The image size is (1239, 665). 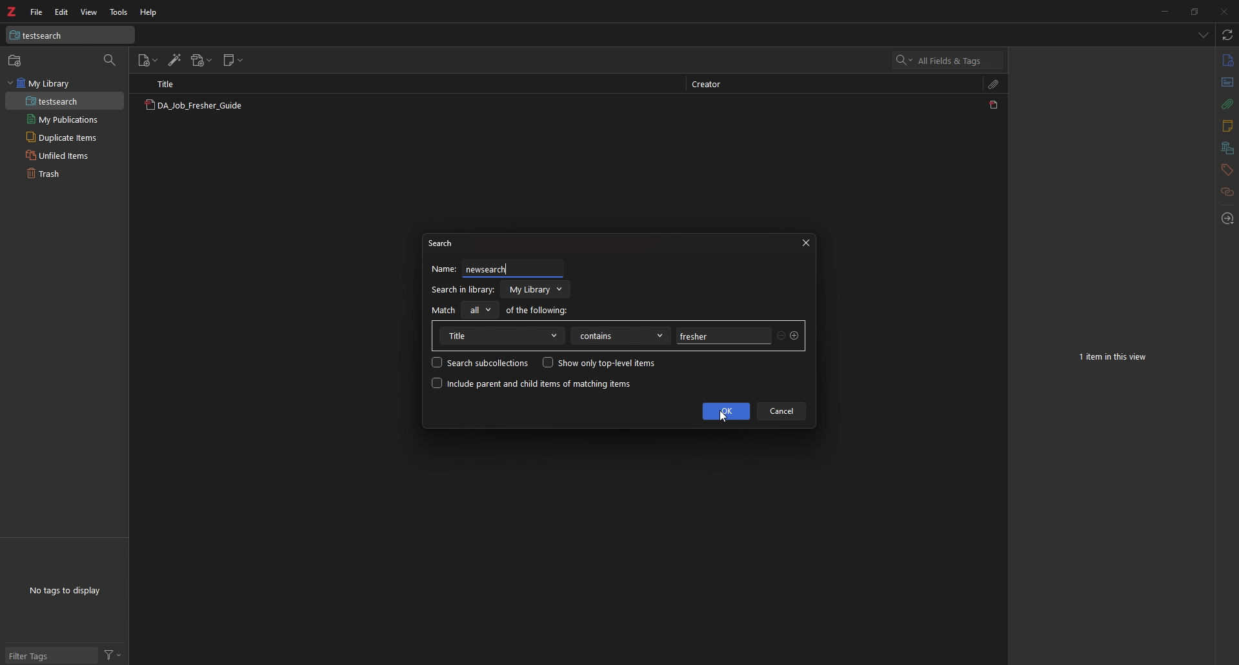 What do you see at coordinates (65, 101) in the screenshot?
I see `testsearch` at bounding box center [65, 101].